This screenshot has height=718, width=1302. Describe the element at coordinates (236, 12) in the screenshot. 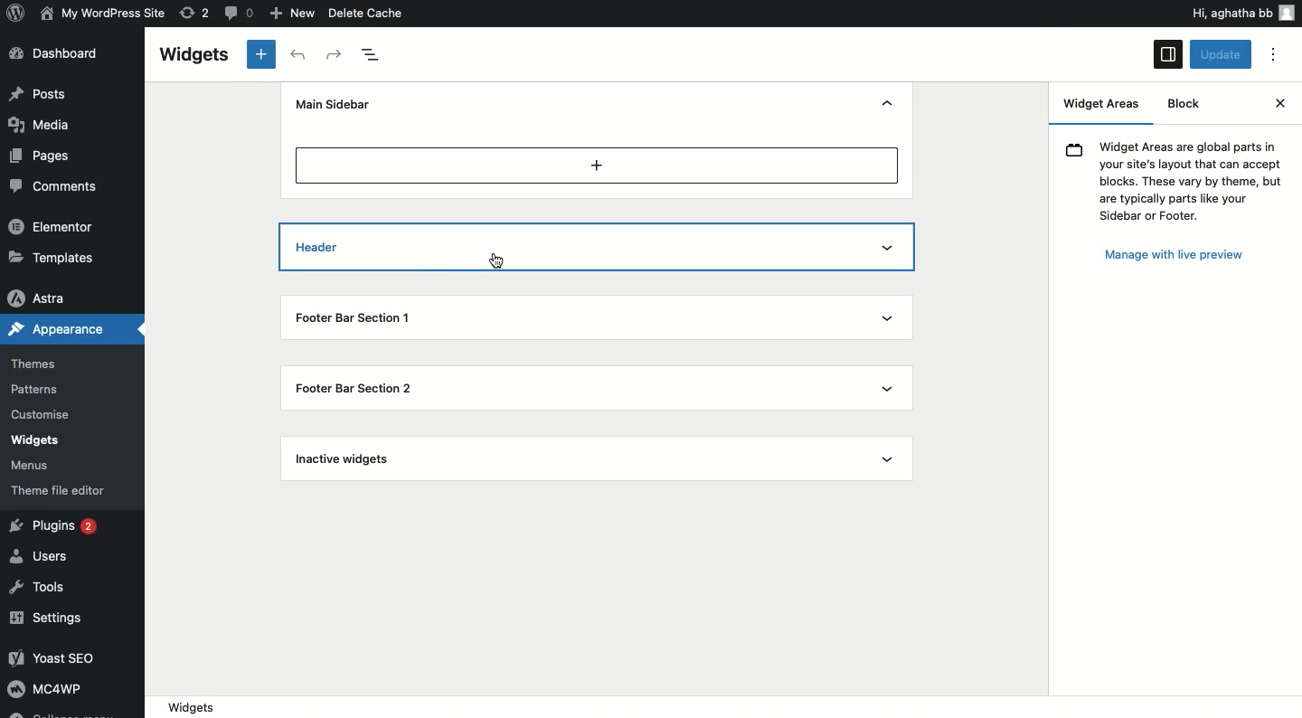

I see `Comment` at that location.